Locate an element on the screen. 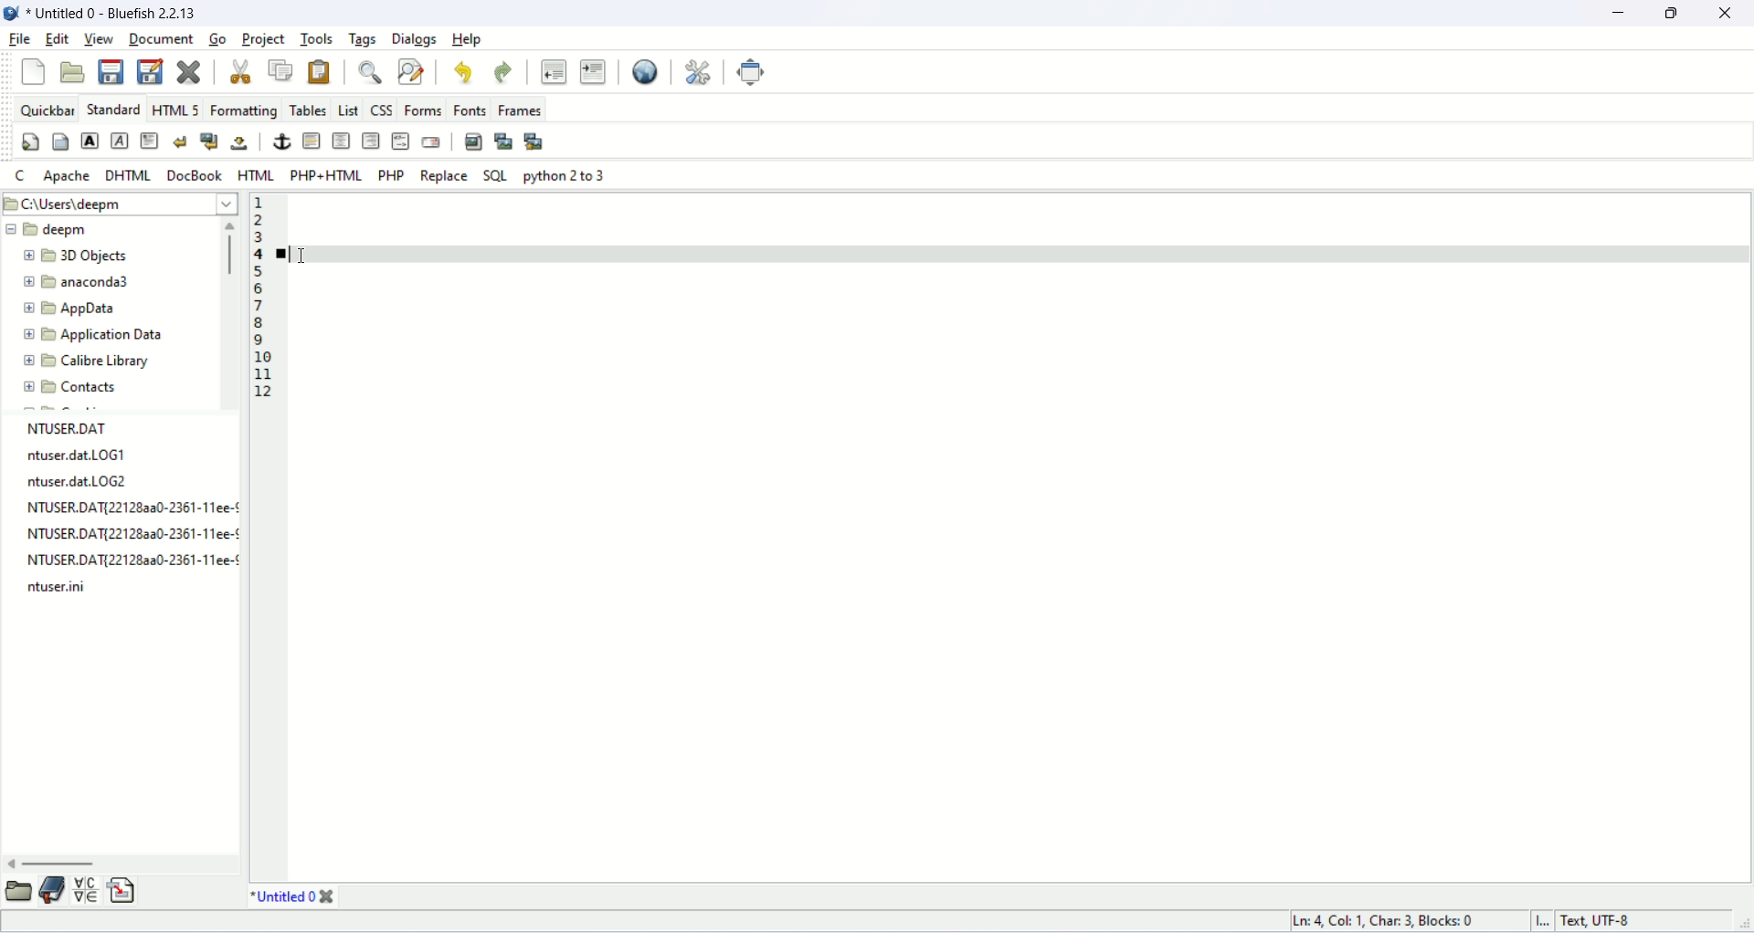 This screenshot has width=1754, height=933. folder is located at coordinates (17, 892).